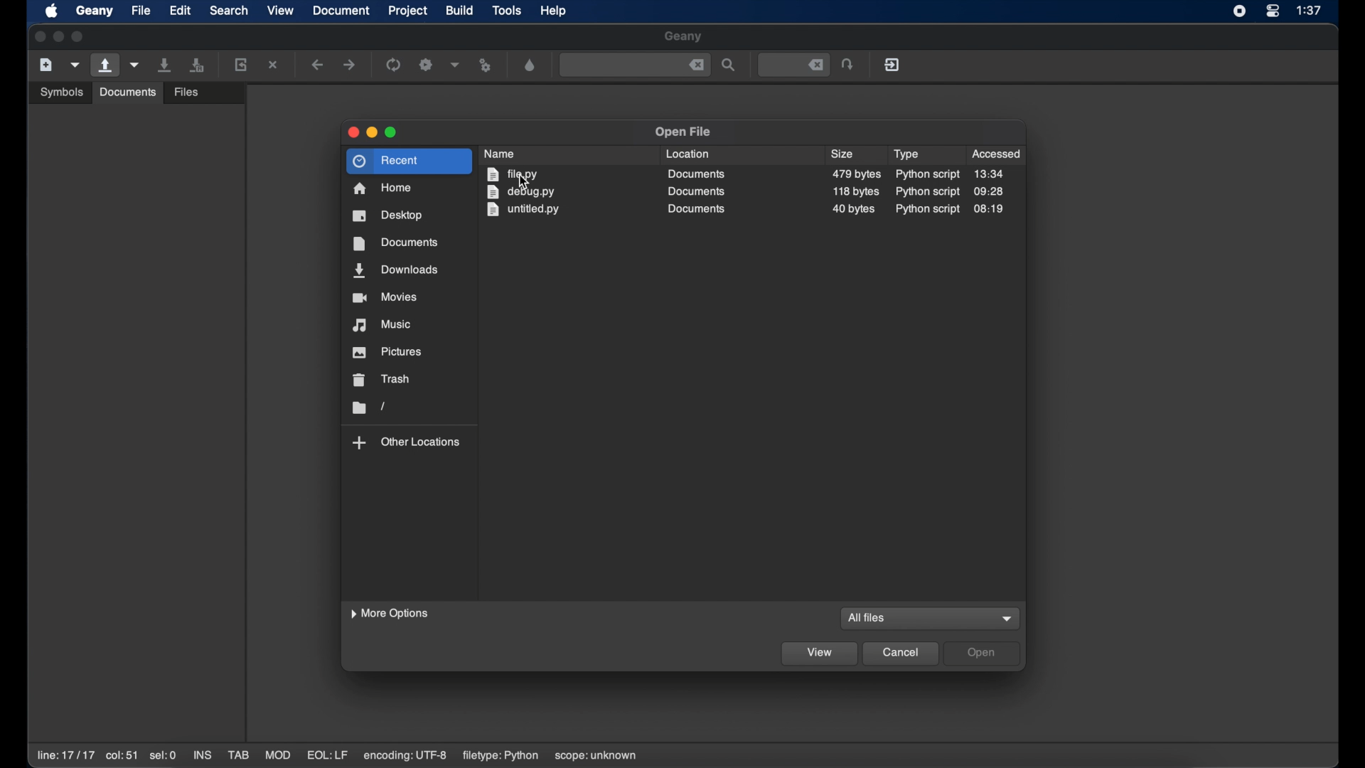  What do you see at coordinates (372, 132) in the screenshot?
I see `minimize` at bounding box center [372, 132].